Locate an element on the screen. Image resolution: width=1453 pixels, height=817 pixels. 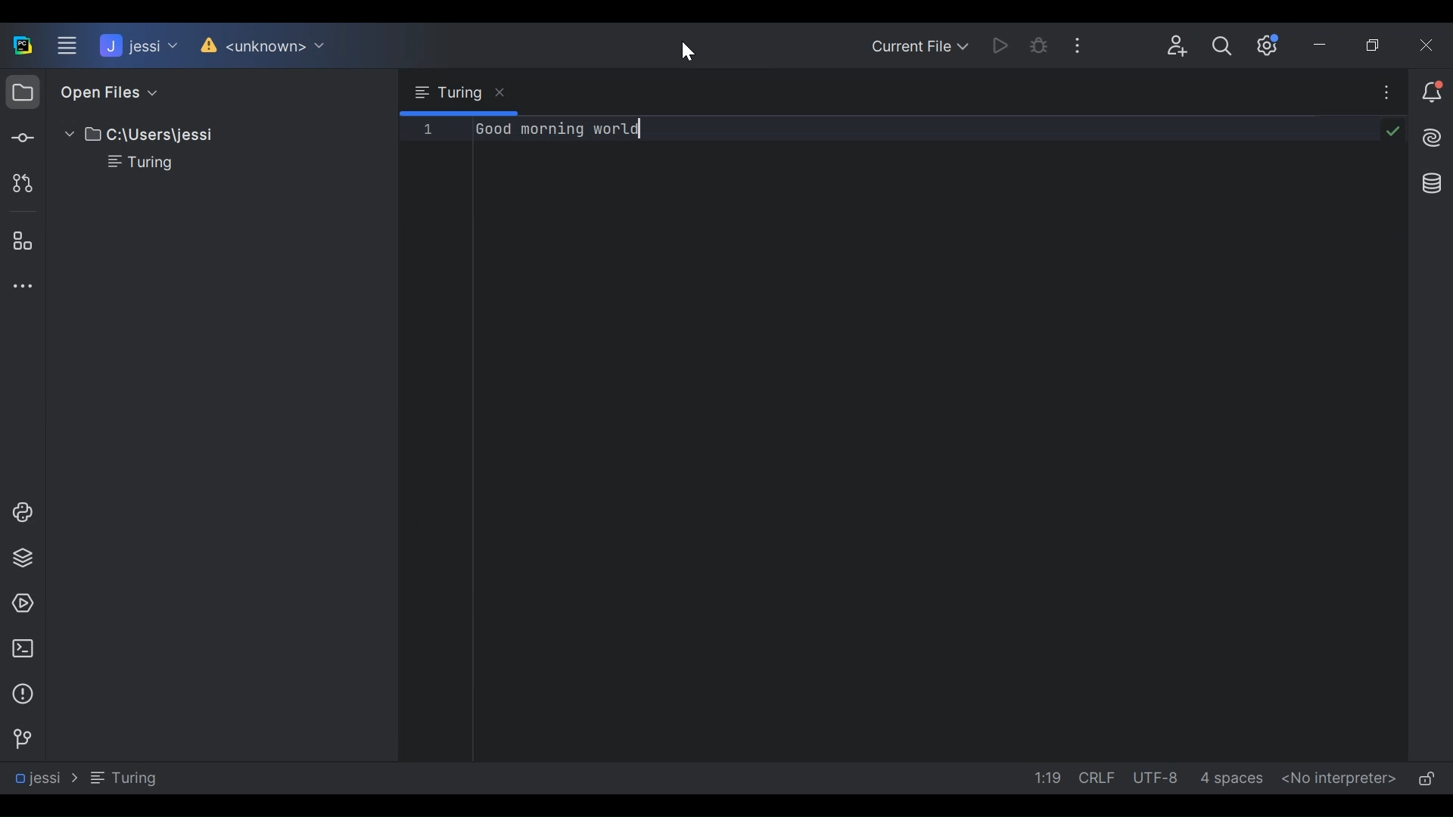
Settings is located at coordinates (1272, 45).